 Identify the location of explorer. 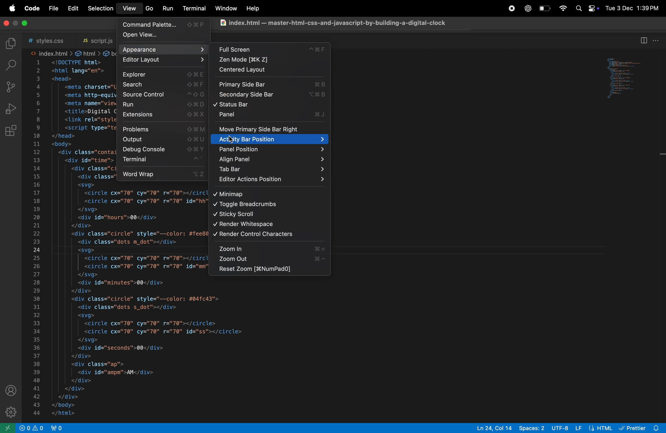
(10, 44).